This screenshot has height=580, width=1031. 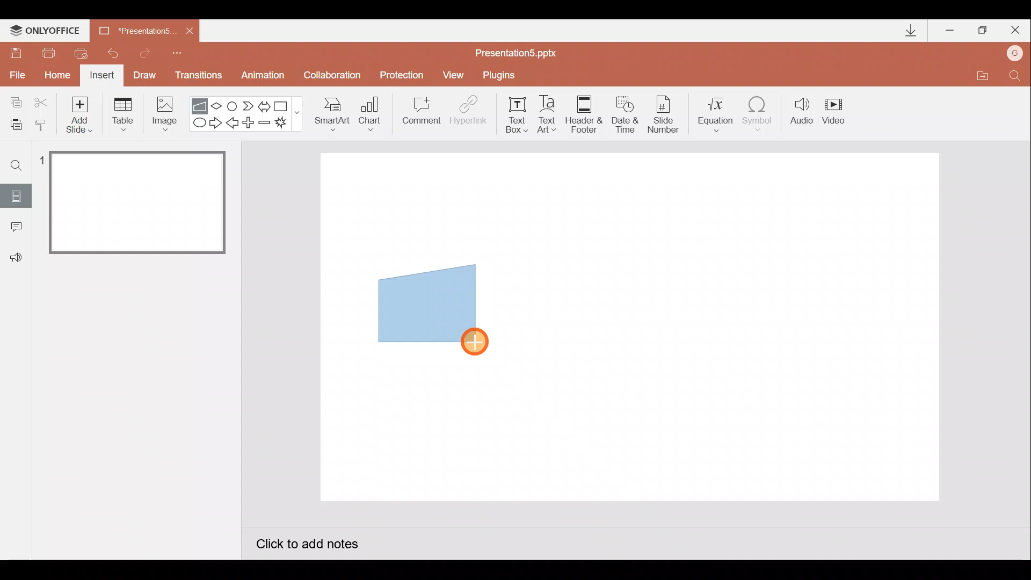 What do you see at coordinates (306, 546) in the screenshot?
I see `Click to add notes` at bounding box center [306, 546].